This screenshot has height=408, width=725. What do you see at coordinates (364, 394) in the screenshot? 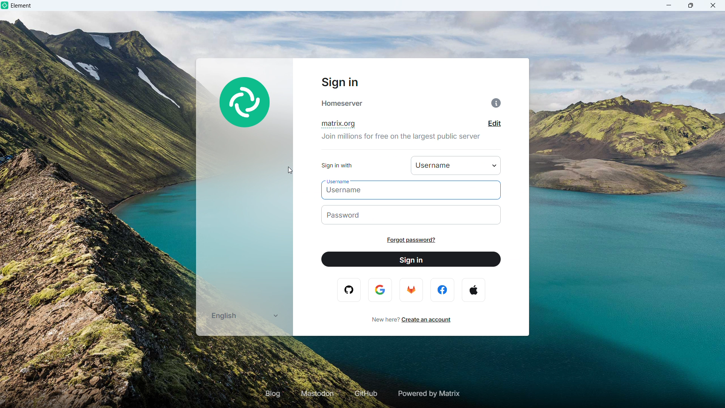
I see `GIT hub ` at bounding box center [364, 394].